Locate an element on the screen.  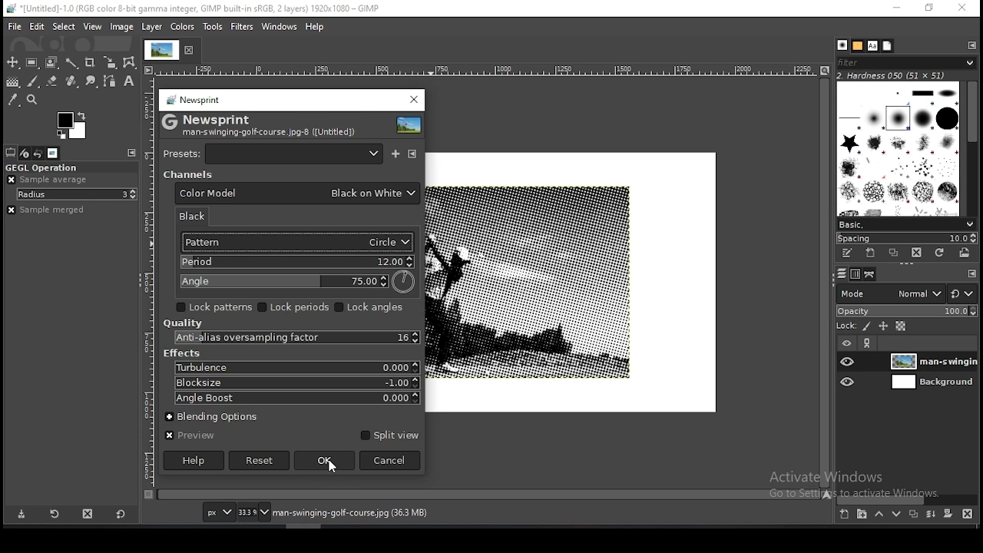
file is located at coordinates (12, 27).